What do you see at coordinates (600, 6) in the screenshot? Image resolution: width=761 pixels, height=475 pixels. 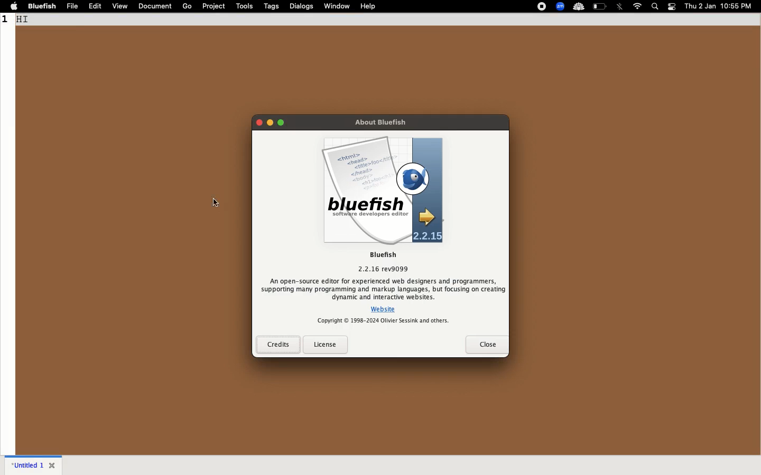 I see `charge` at bounding box center [600, 6].